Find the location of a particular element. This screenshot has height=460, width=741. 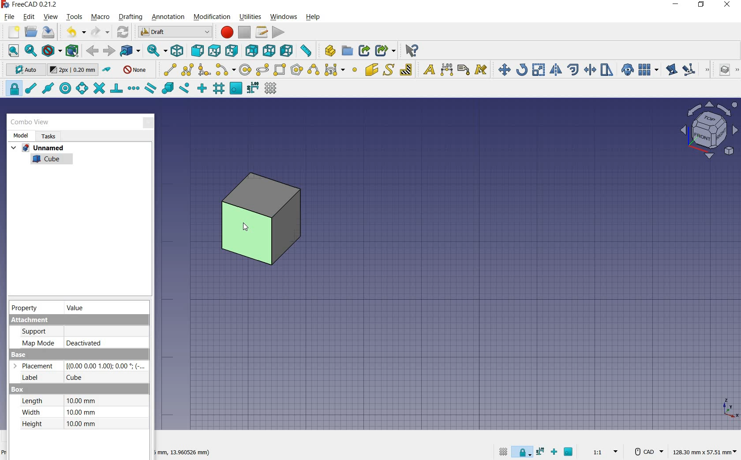

bottom is located at coordinates (269, 50).